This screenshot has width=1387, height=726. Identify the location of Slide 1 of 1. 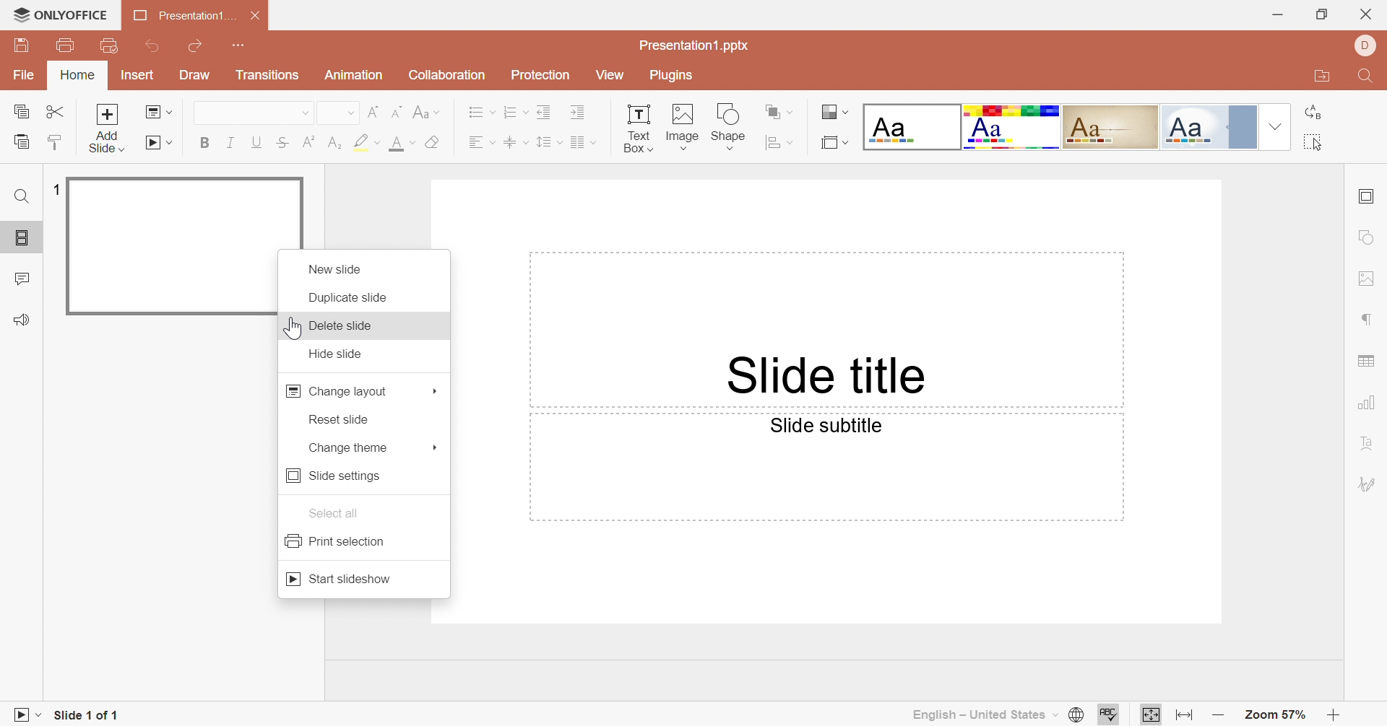
(90, 714).